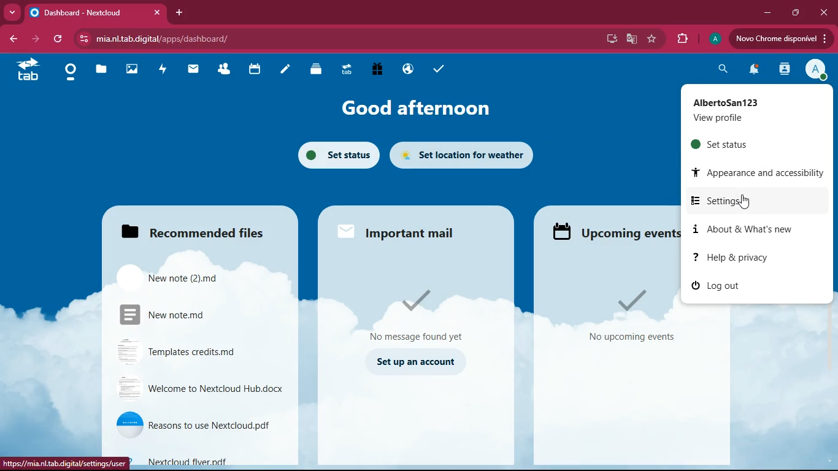 The width and height of the screenshot is (838, 471). What do you see at coordinates (189, 69) in the screenshot?
I see `mail` at bounding box center [189, 69].